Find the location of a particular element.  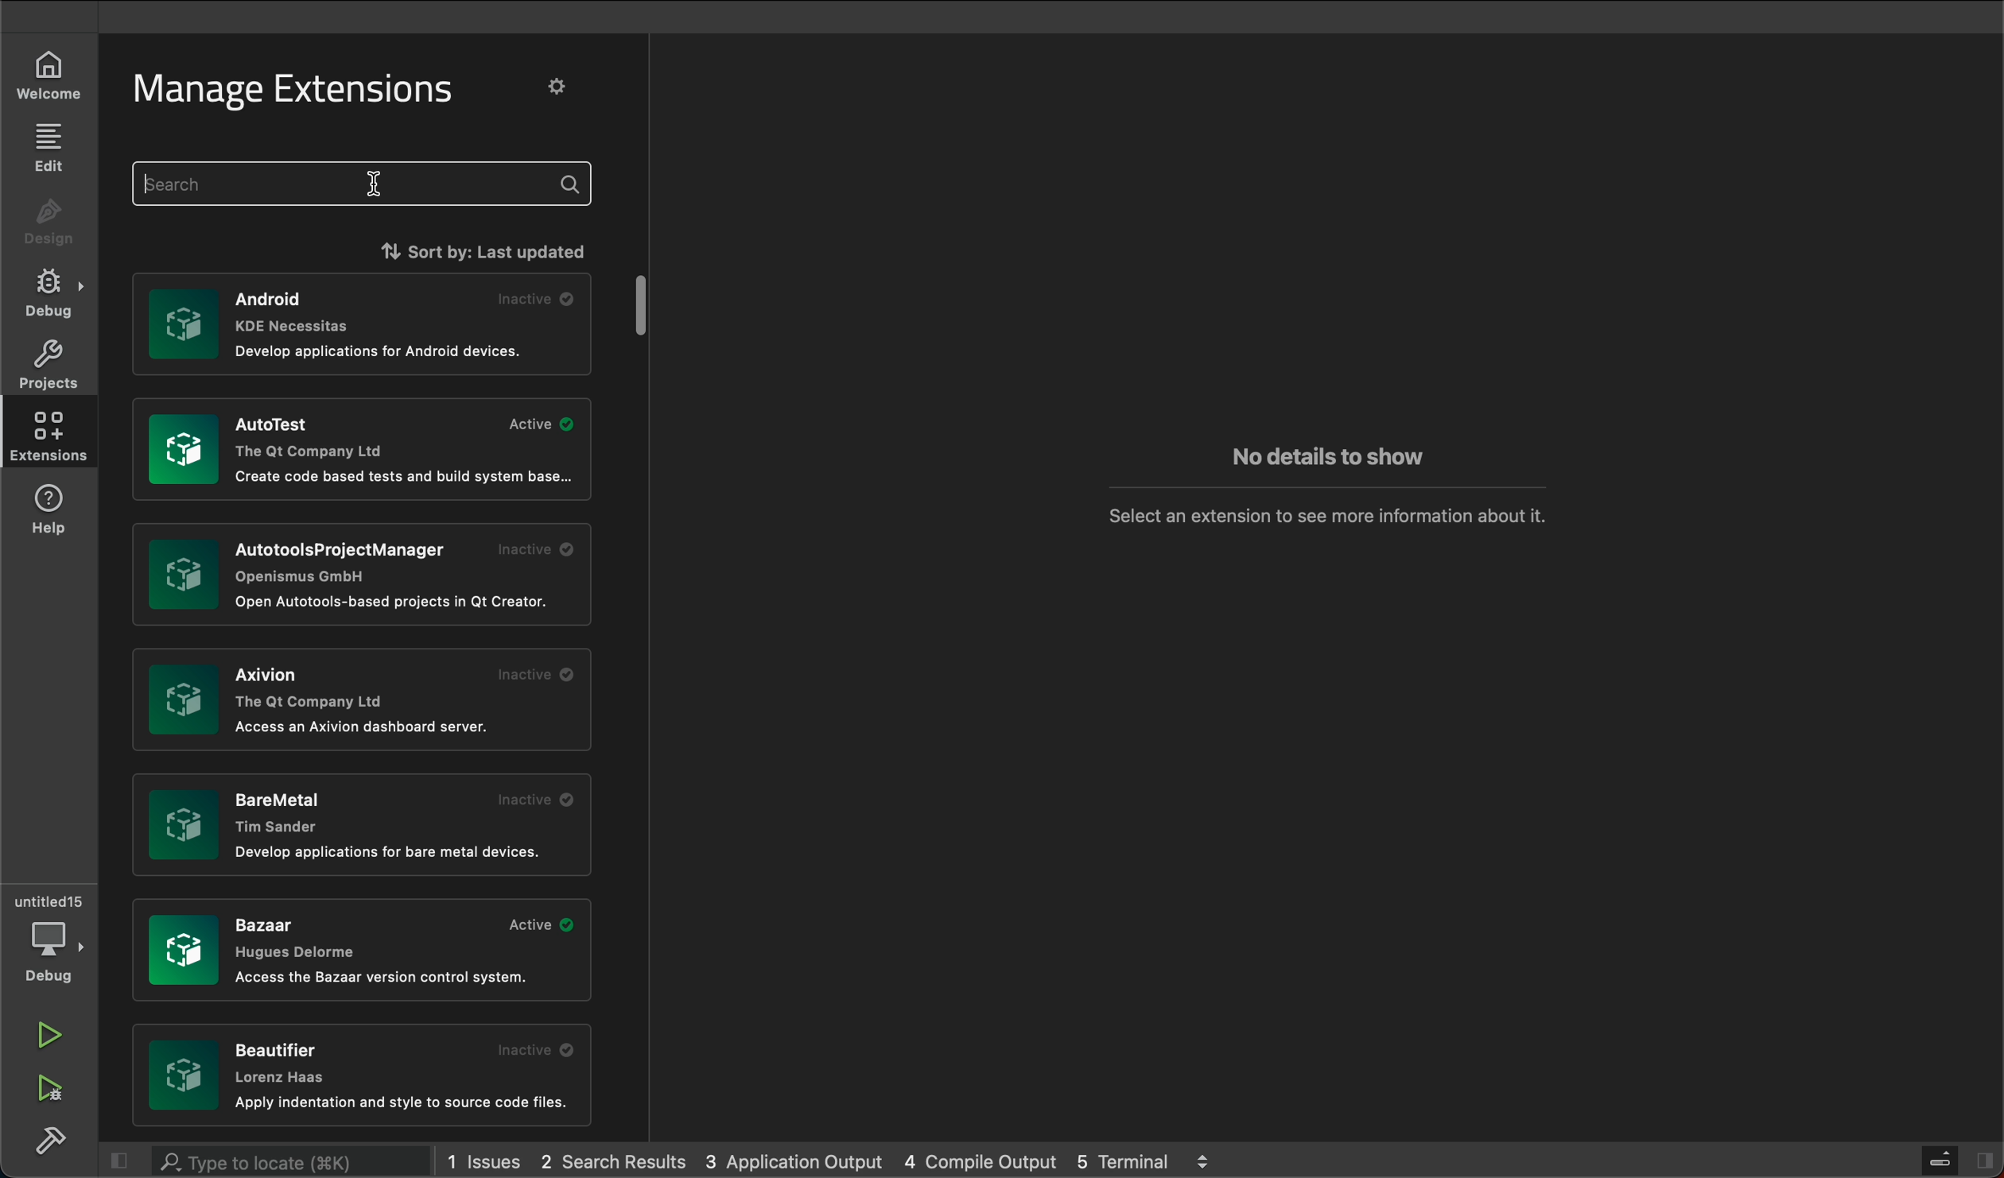

extension text is located at coordinates (405, 1104).